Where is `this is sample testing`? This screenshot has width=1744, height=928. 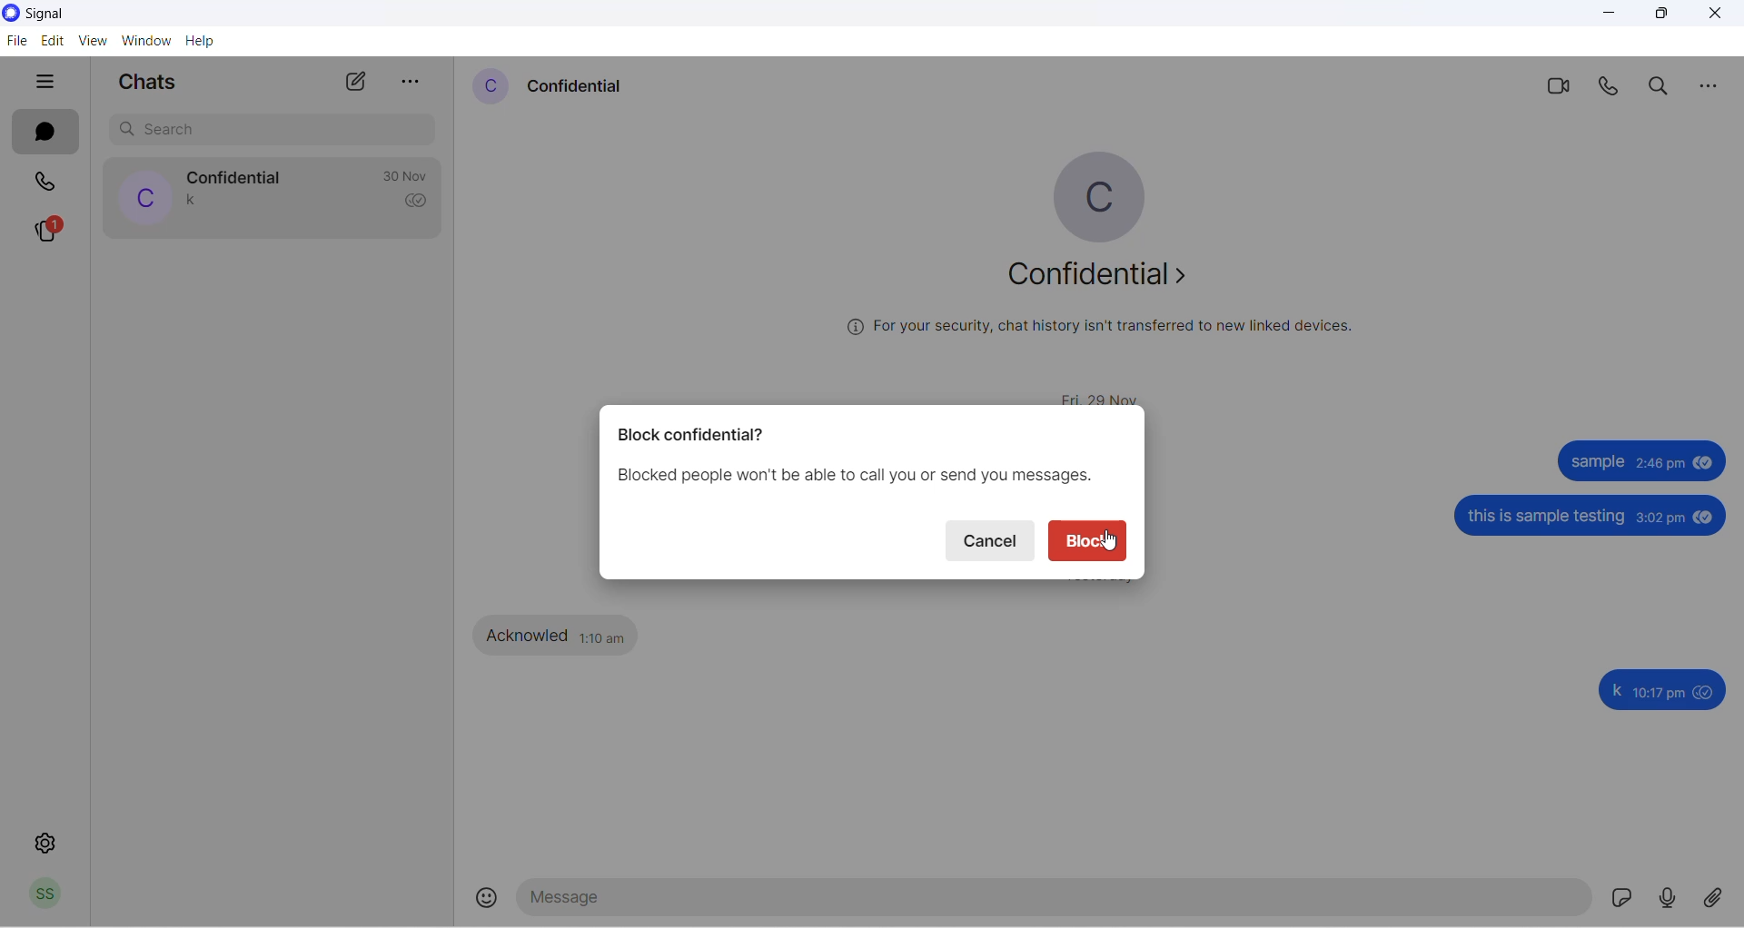 this is sample testing is located at coordinates (1545, 517).